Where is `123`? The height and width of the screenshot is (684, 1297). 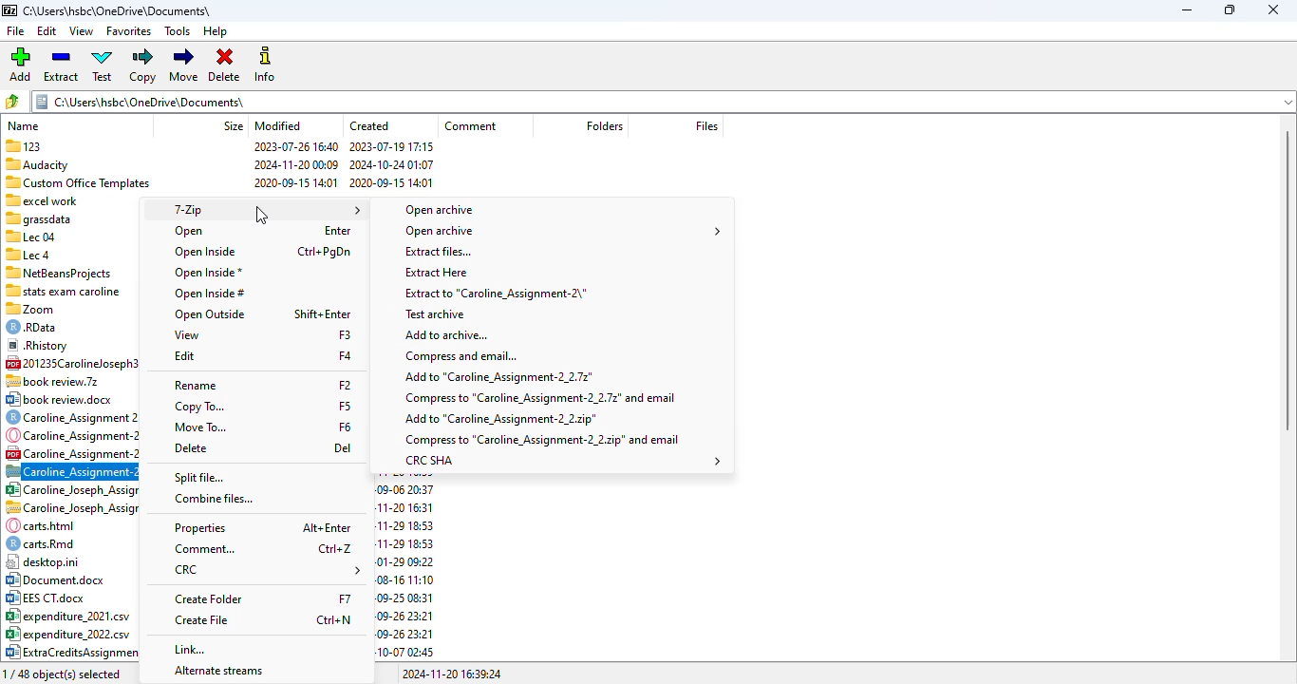 123 is located at coordinates (221, 145).